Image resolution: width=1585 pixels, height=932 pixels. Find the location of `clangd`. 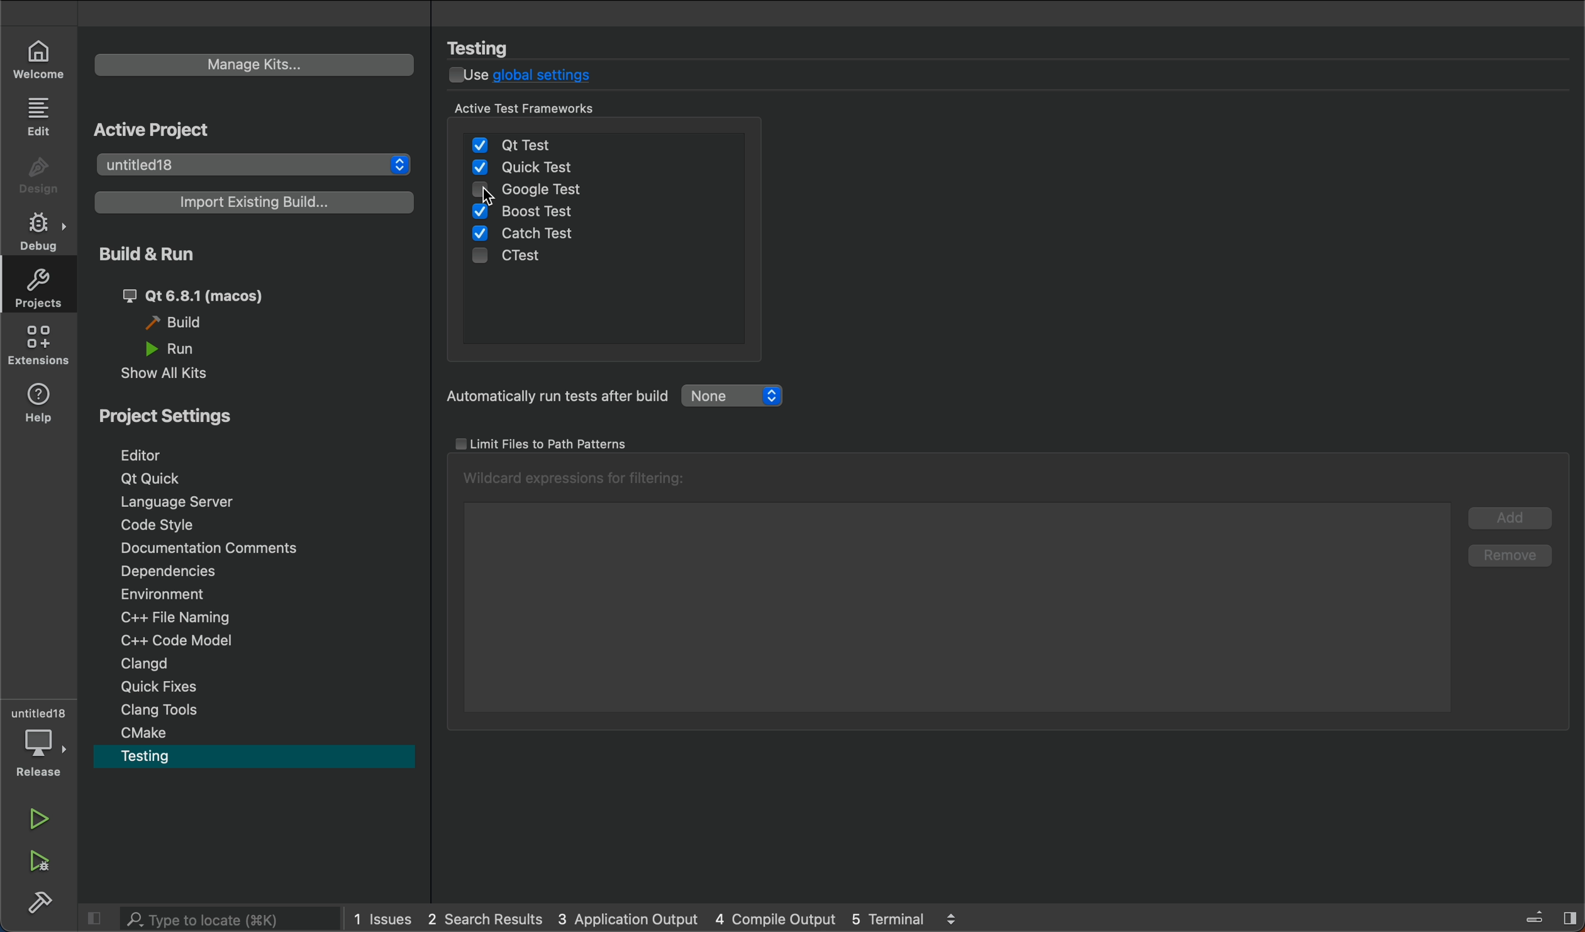

clangd is located at coordinates (259, 666).